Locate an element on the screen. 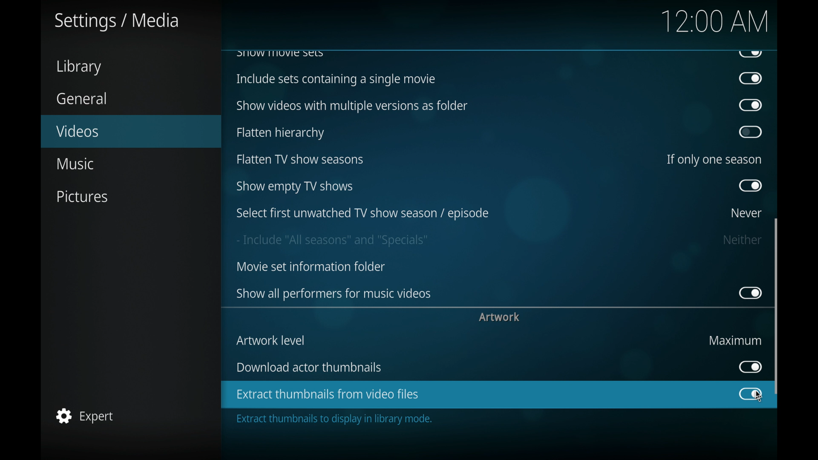  enable extract thumbnails from video files is located at coordinates (327, 395).